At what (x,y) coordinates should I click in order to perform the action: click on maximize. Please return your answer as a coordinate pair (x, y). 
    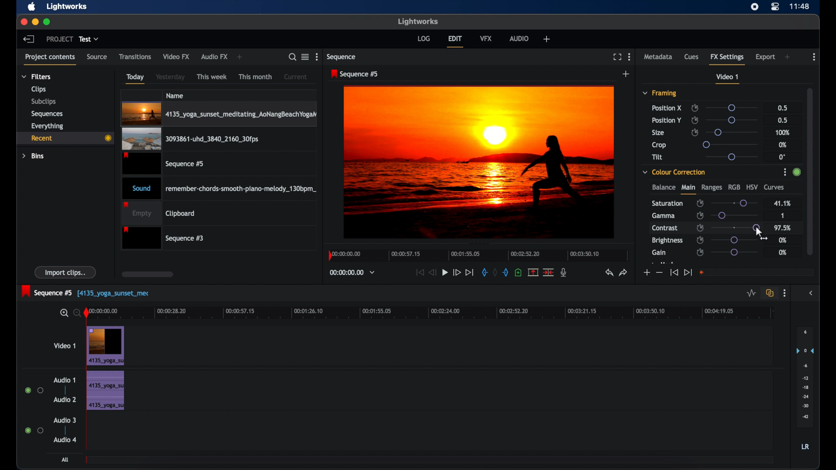
    Looking at the image, I should click on (47, 22).